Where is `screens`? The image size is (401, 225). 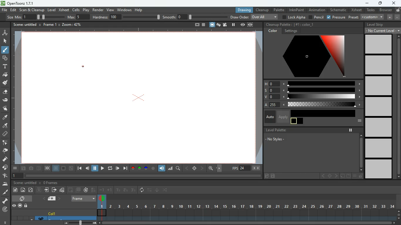 screens is located at coordinates (218, 25).